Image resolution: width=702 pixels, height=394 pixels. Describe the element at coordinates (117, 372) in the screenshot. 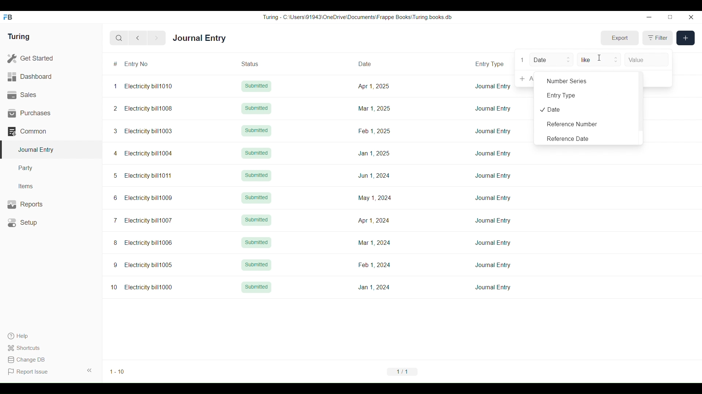

I see `1-10` at that location.